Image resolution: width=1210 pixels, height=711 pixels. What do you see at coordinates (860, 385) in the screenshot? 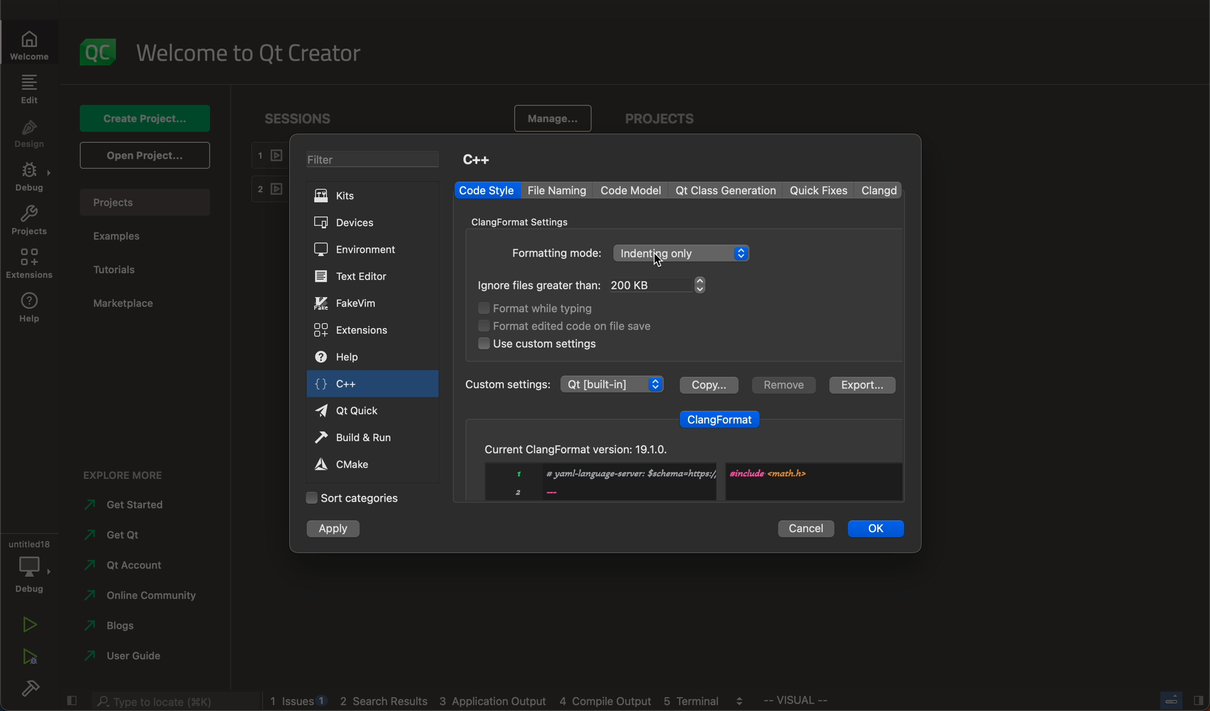
I see `export` at bounding box center [860, 385].